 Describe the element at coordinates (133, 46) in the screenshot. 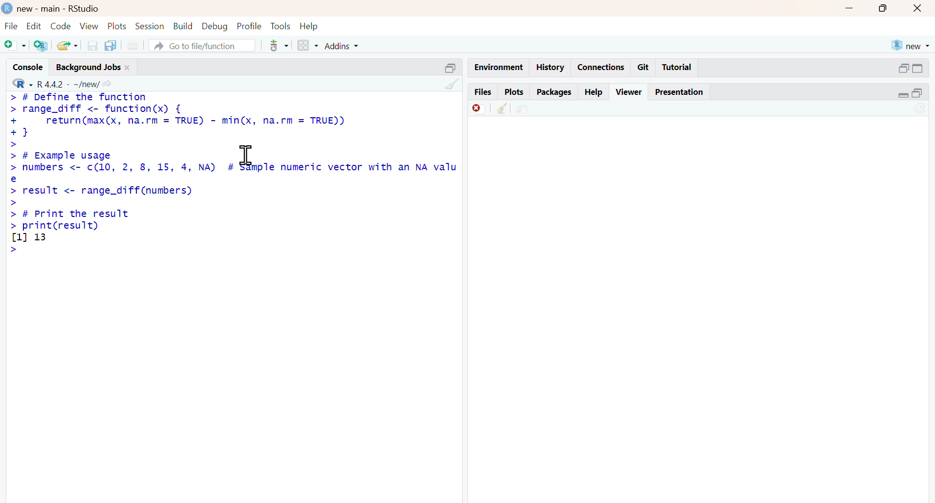

I see `print` at that location.